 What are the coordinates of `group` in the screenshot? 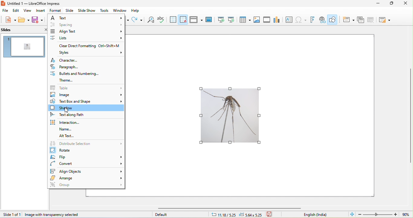 It's located at (86, 185).